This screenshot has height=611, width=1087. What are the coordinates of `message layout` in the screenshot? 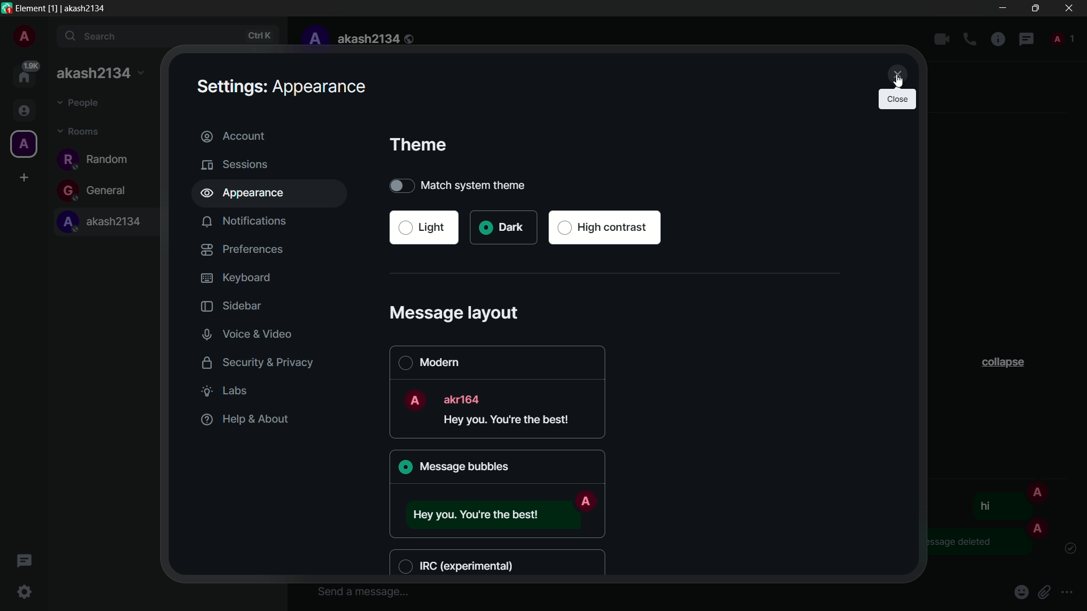 It's located at (456, 312).